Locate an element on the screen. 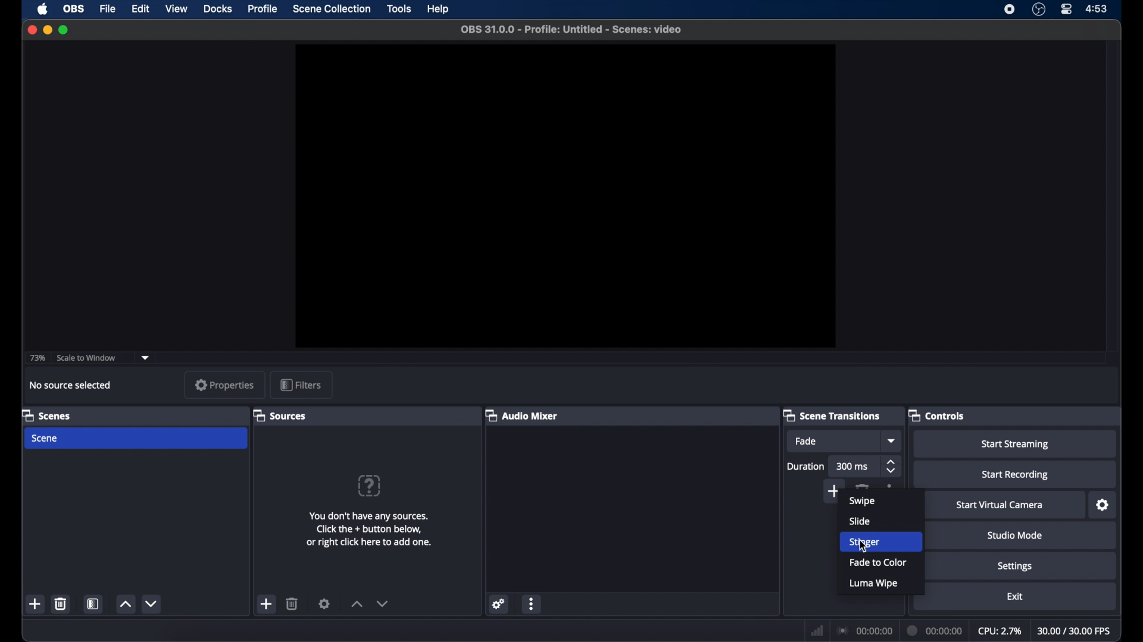 The width and height of the screenshot is (1143, 642). more options is located at coordinates (533, 605).